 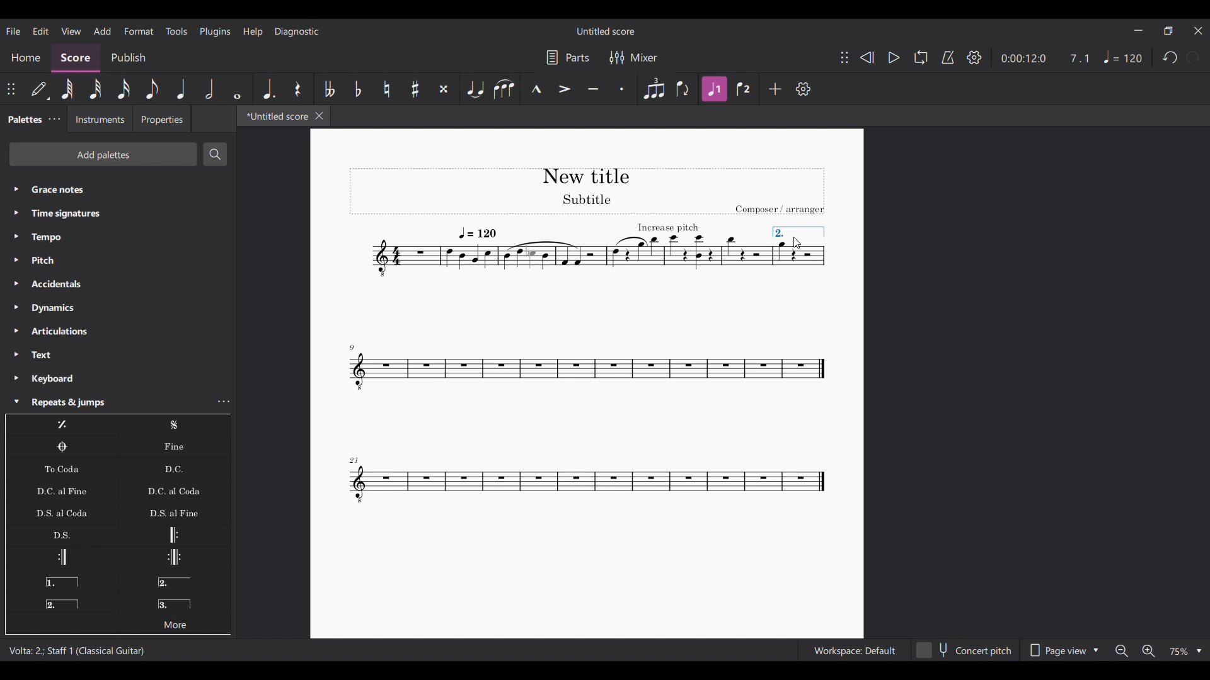 What do you see at coordinates (67, 89) in the screenshot?
I see `64th note` at bounding box center [67, 89].